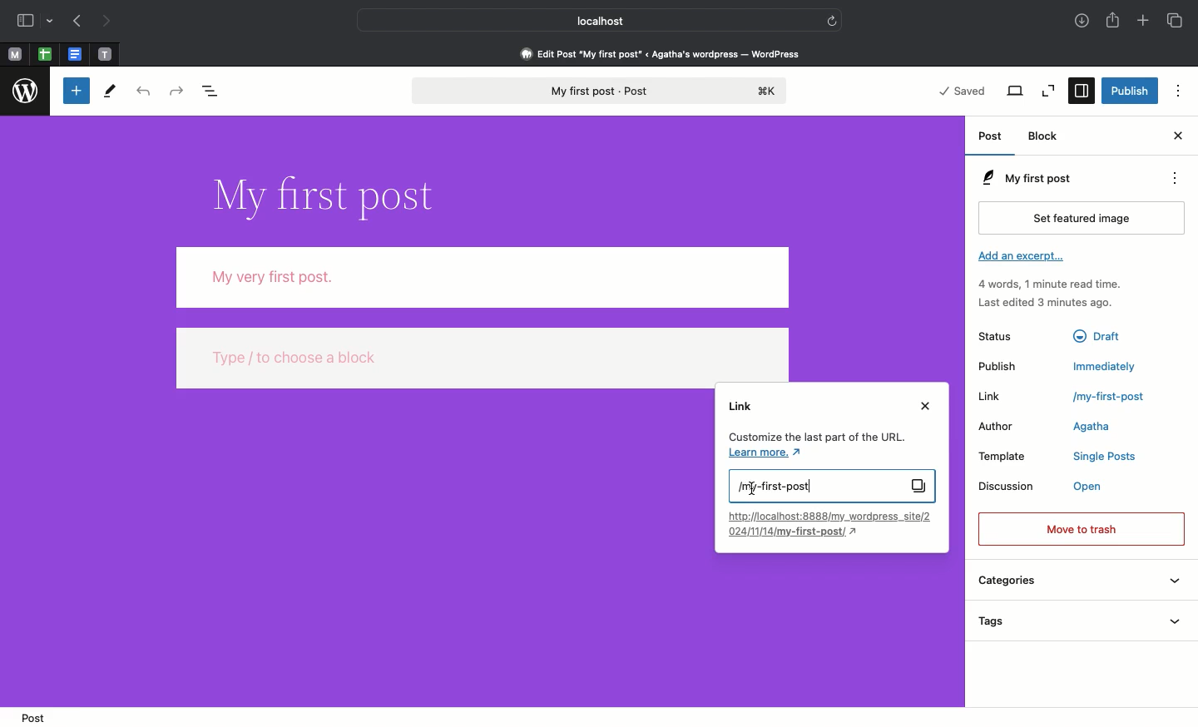 The width and height of the screenshot is (1198, 727). Describe the element at coordinates (587, 18) in the screenshot. I see `Local host` at that location.